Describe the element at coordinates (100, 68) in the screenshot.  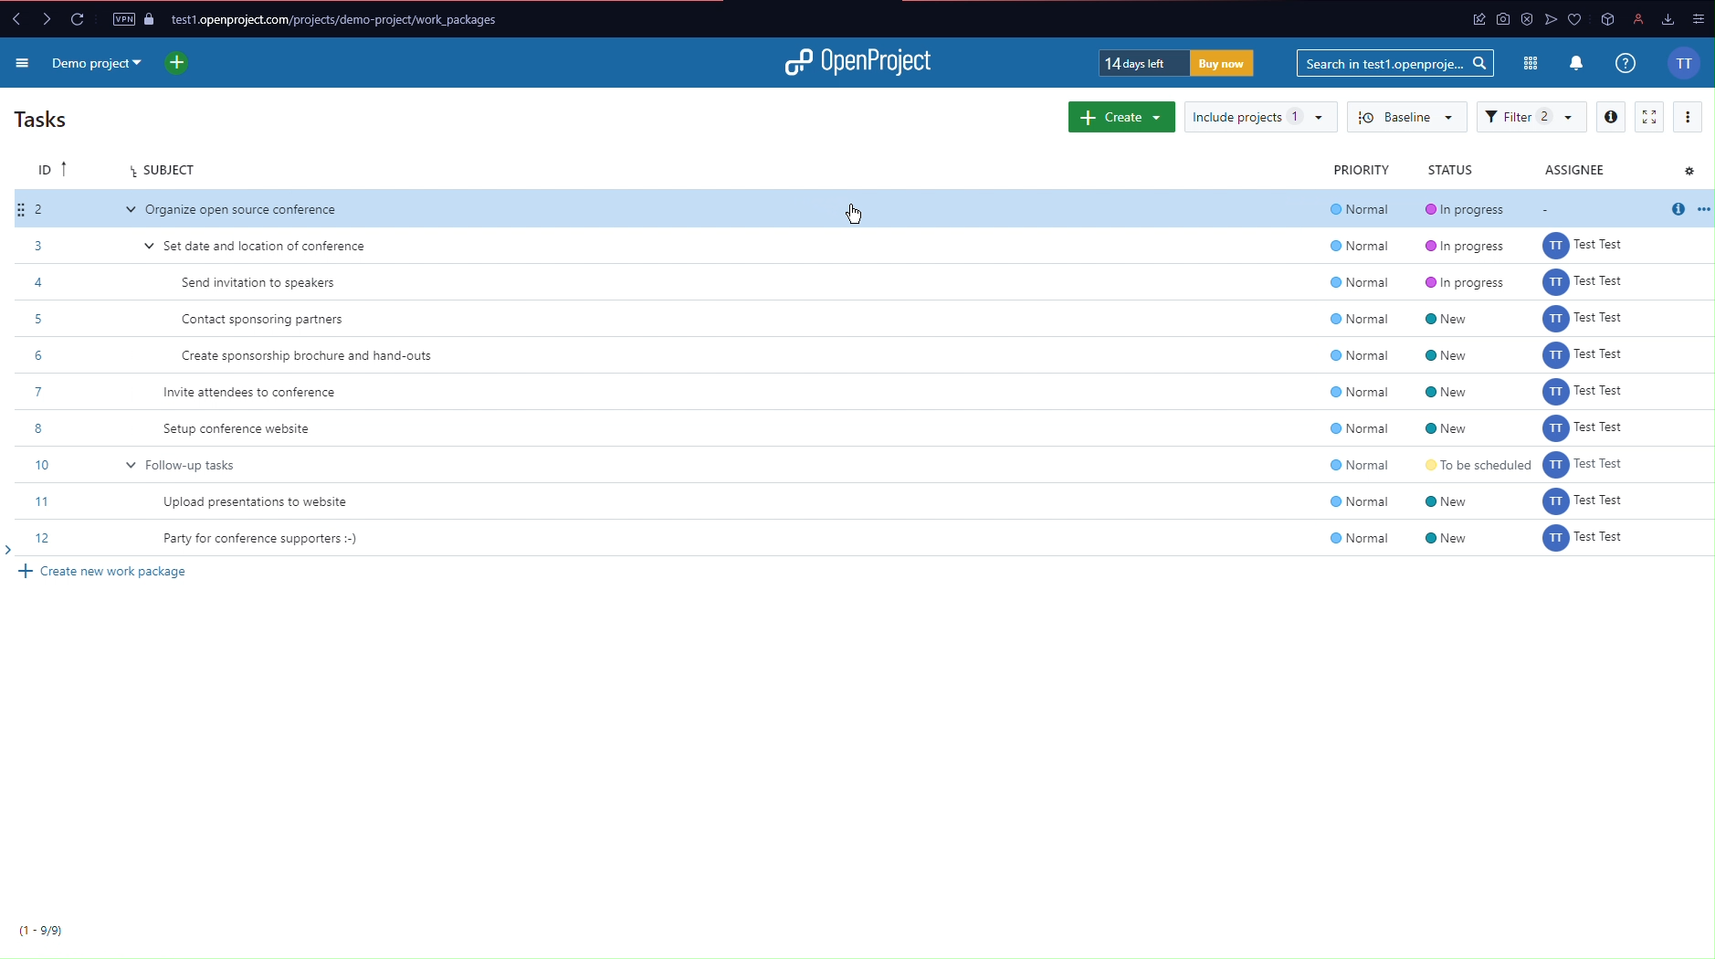
I see `Demo Project` at that location.